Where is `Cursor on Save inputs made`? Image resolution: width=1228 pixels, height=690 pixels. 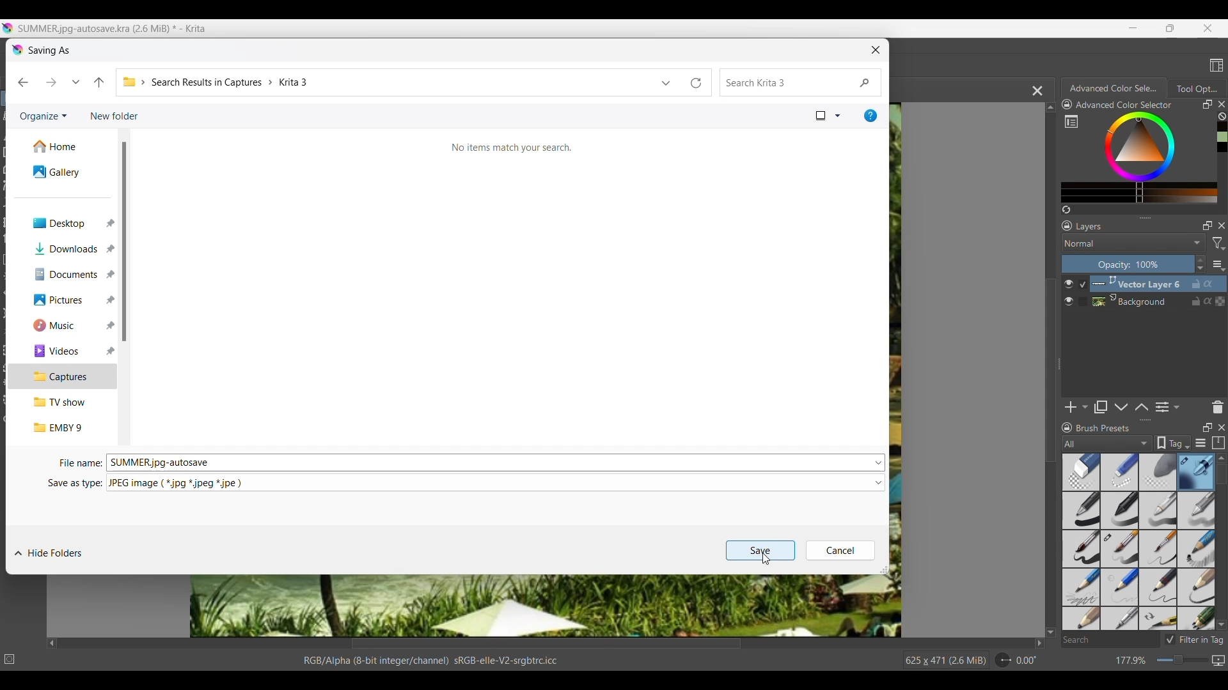
Cursor on Save inputs made is located at coordinates (760, 555).